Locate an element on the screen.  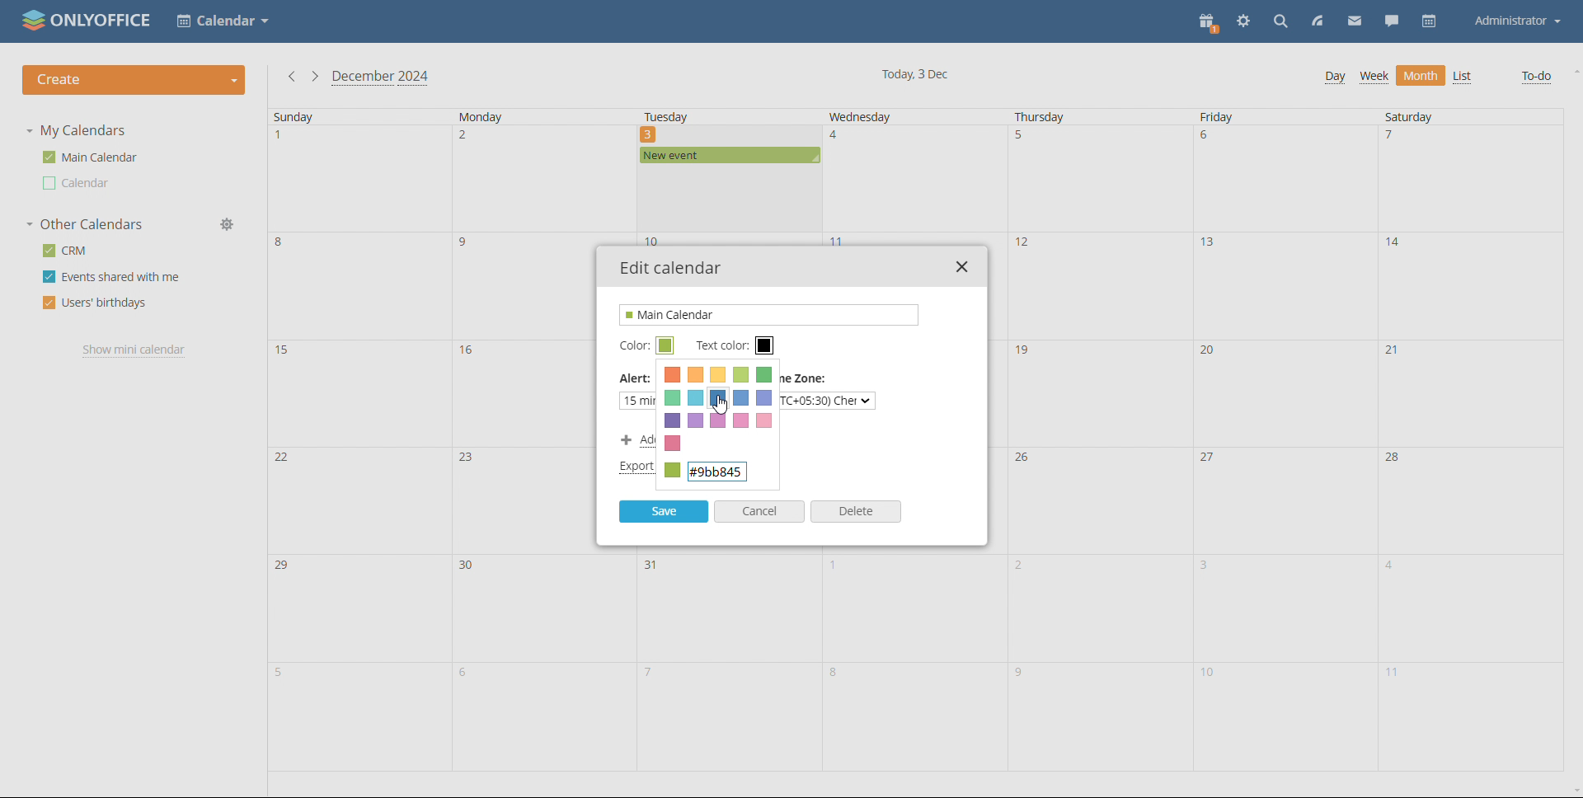
date is located at coordinates (1099, 285).